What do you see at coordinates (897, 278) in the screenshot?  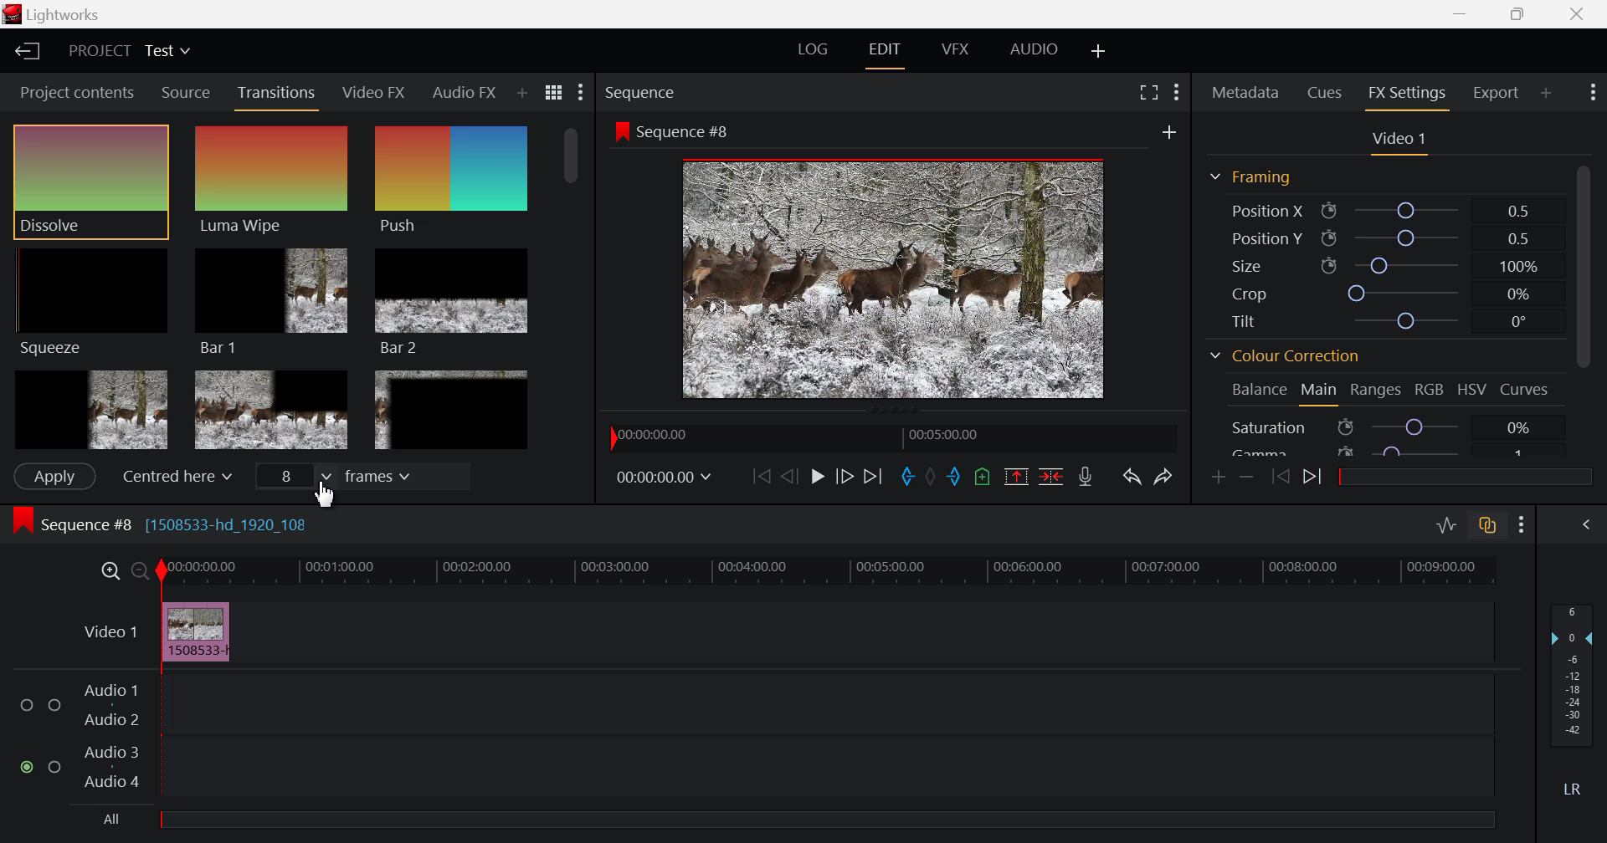 I see `Sequence Preview Screen` at bounding box center [897, 278].